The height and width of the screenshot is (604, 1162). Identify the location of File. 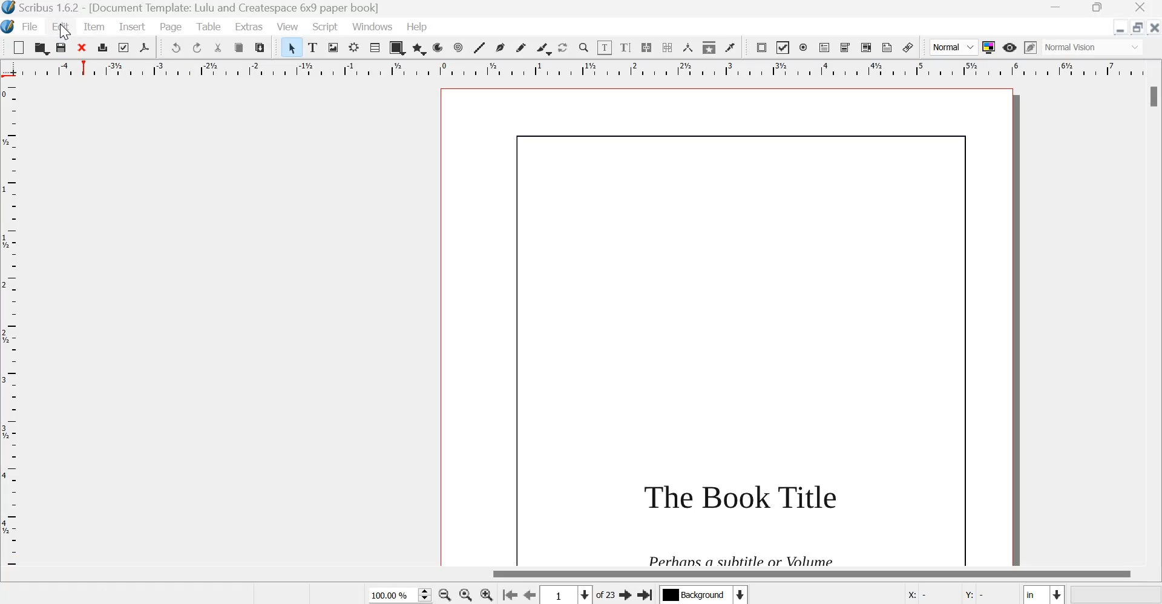
(29, 26).